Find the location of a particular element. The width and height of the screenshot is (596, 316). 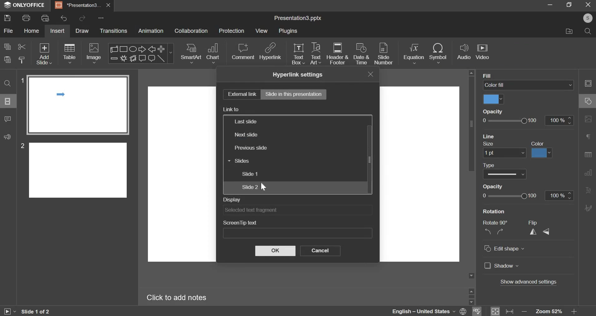

left arrow is located at coordinates (152, 49).